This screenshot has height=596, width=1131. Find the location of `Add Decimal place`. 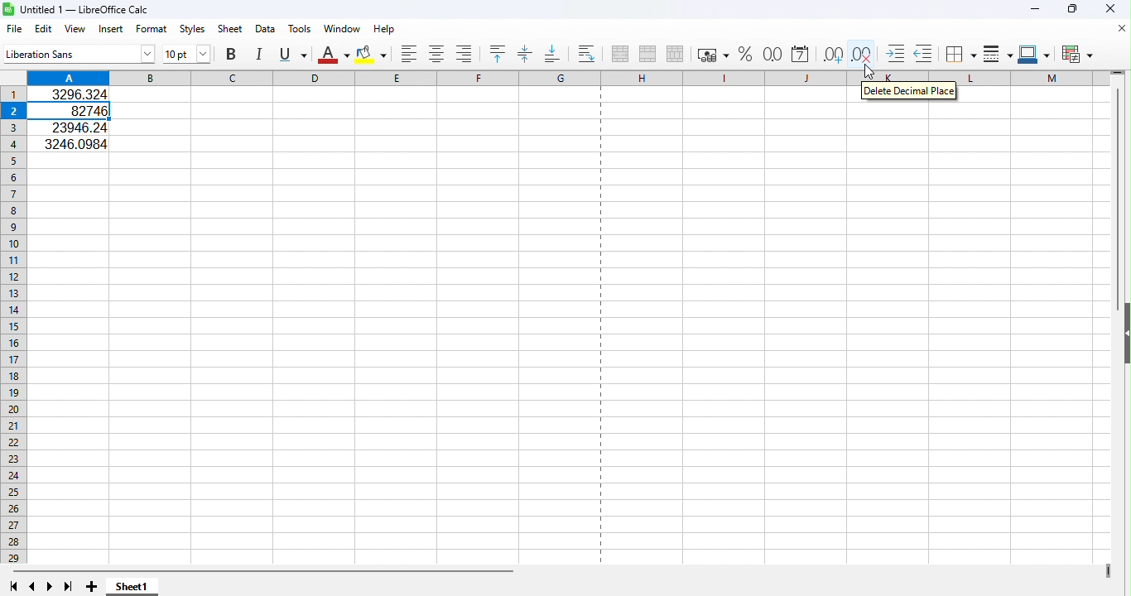

Add Decimal place is located at coordinates (832, 52).